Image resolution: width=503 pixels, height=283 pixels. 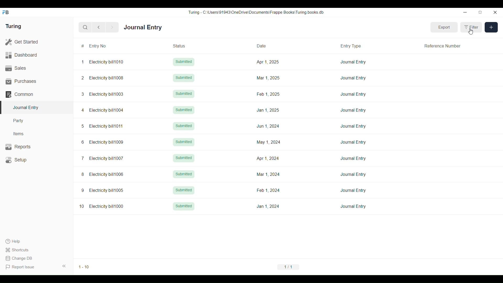 What do you see at coordinates (353, 174) in the screenshot?
I see `Journal Entry` at bounding box center [353, 174].